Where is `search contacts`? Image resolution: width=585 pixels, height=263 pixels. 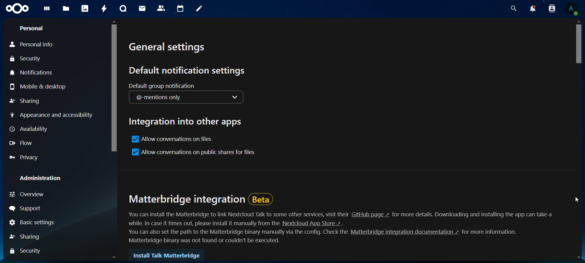
search contacts is located at coordinates (551, 9).